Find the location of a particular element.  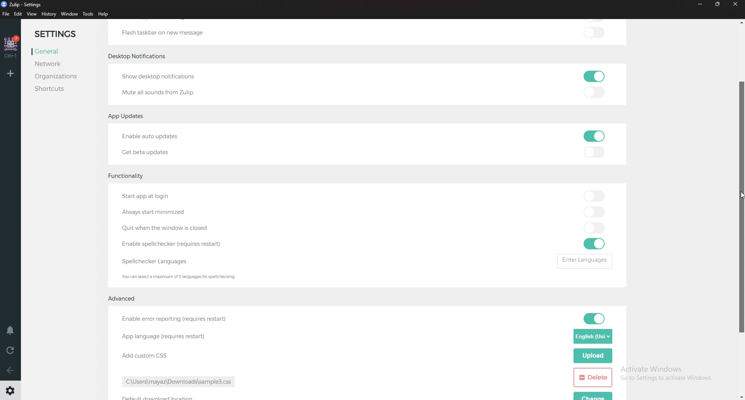

Always start minimized is located at coordinates (159, 212).